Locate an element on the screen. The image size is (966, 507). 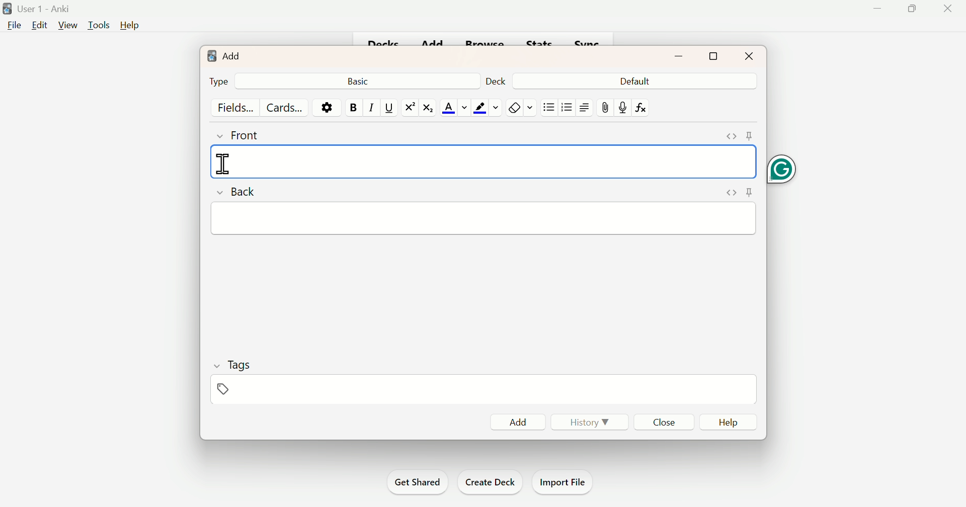
Underline is located at coordinates (388, 108).